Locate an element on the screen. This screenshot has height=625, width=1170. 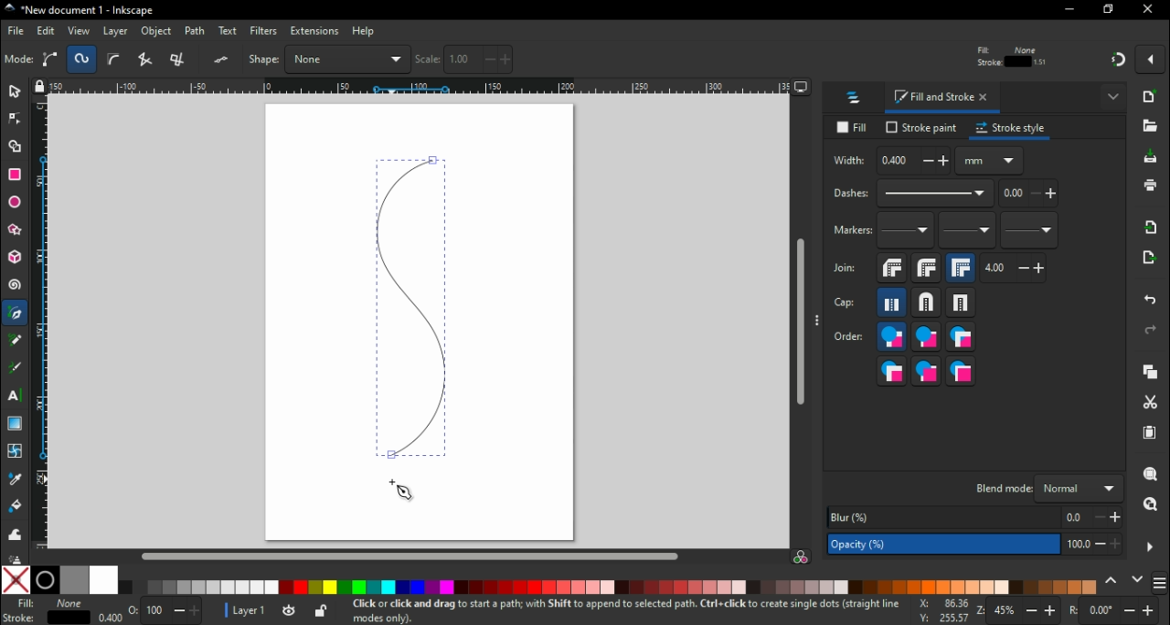
shape builder tool is located at coordinates (17, 148).